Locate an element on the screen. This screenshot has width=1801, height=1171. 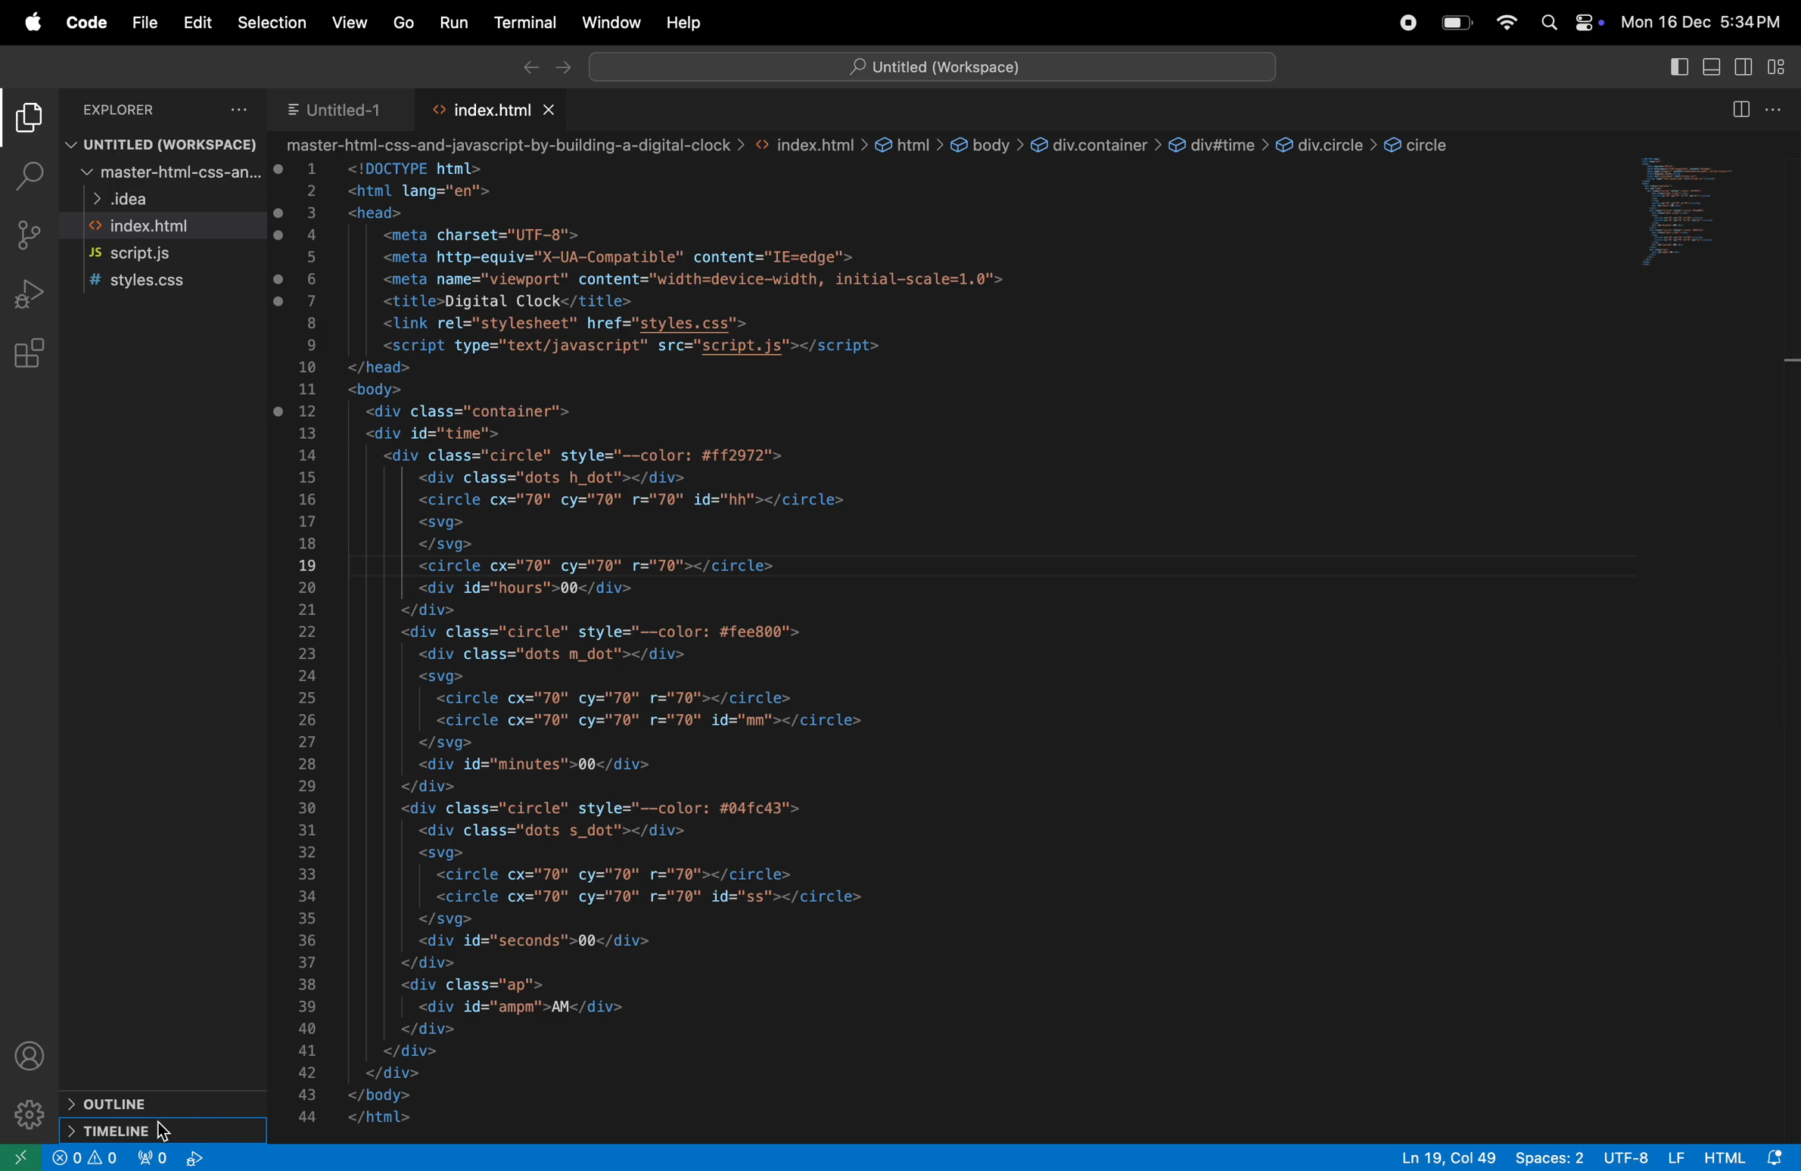
<svg> is located at coordinates (433, 677).